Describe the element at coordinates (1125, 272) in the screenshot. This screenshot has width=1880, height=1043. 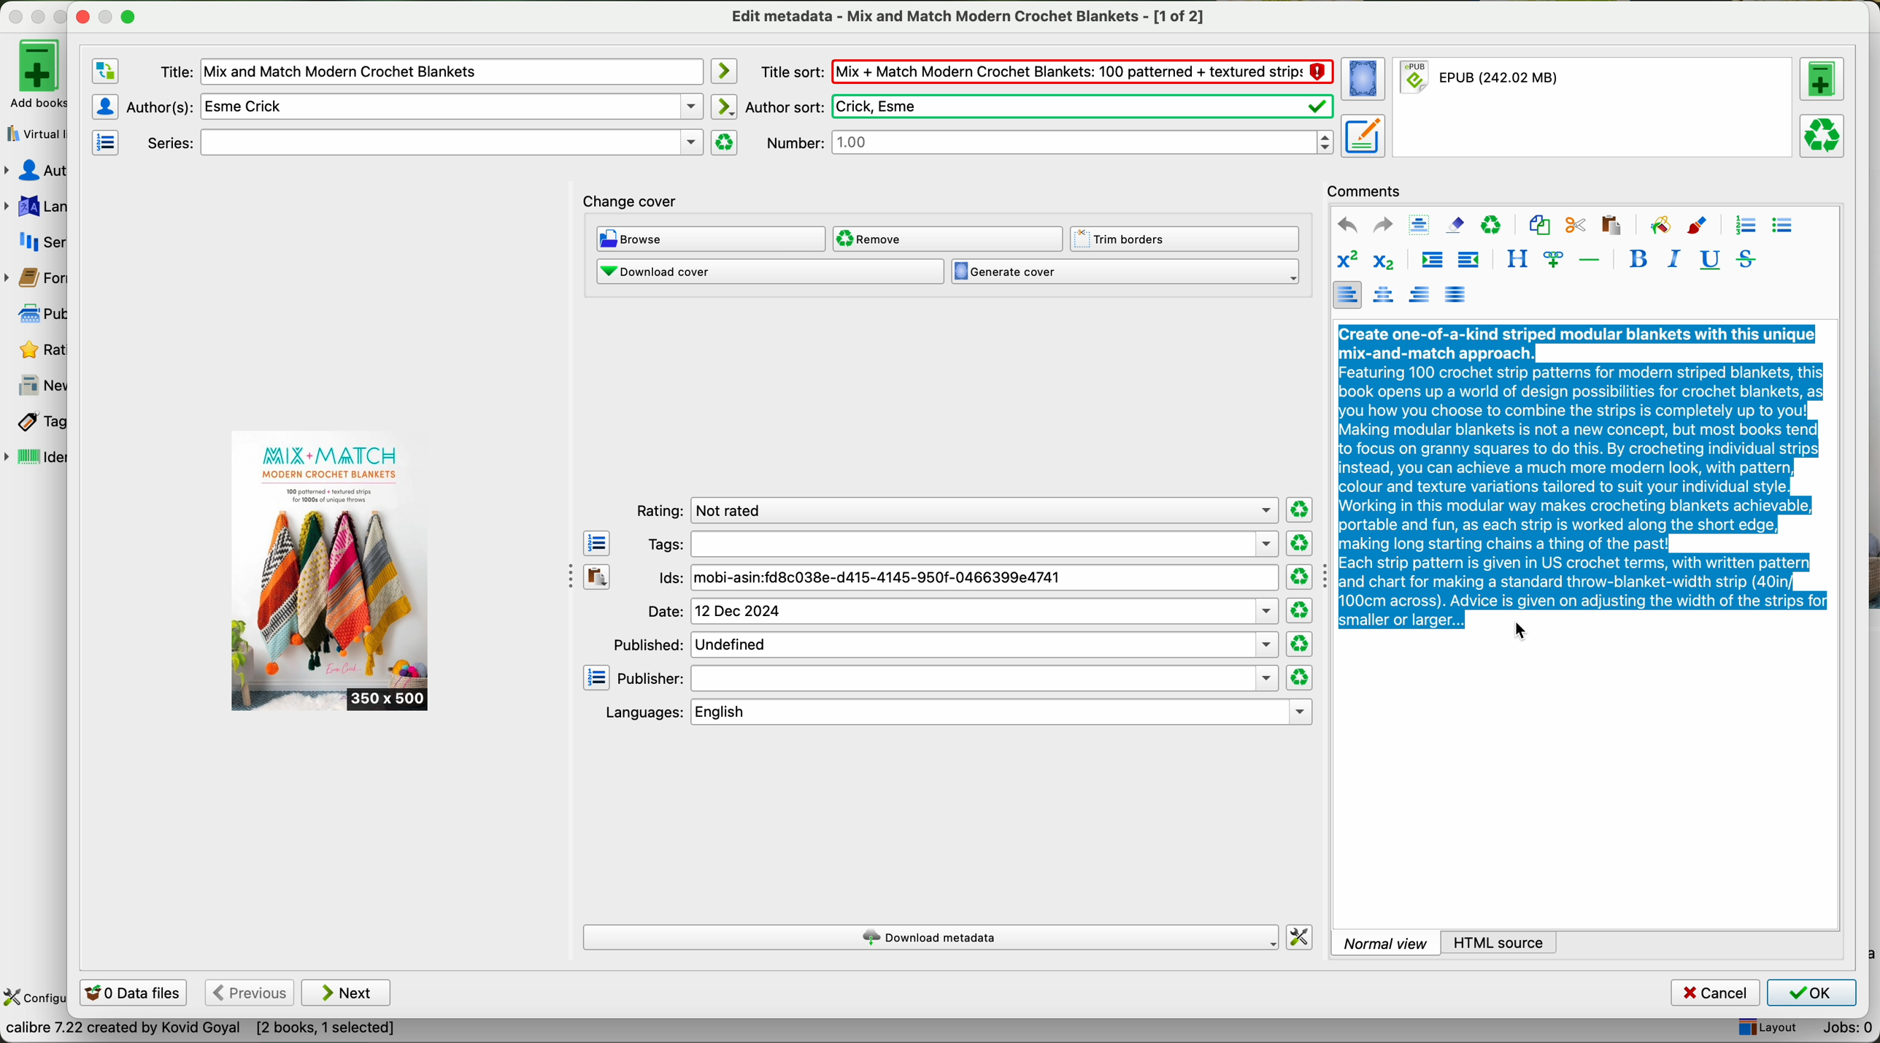
I see `generate cover` at that location.